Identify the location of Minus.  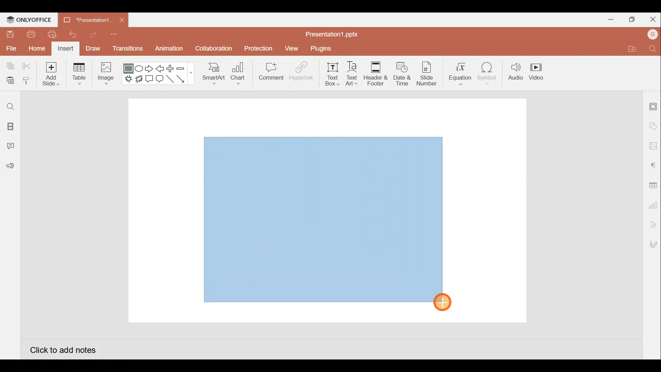
(184, 68).